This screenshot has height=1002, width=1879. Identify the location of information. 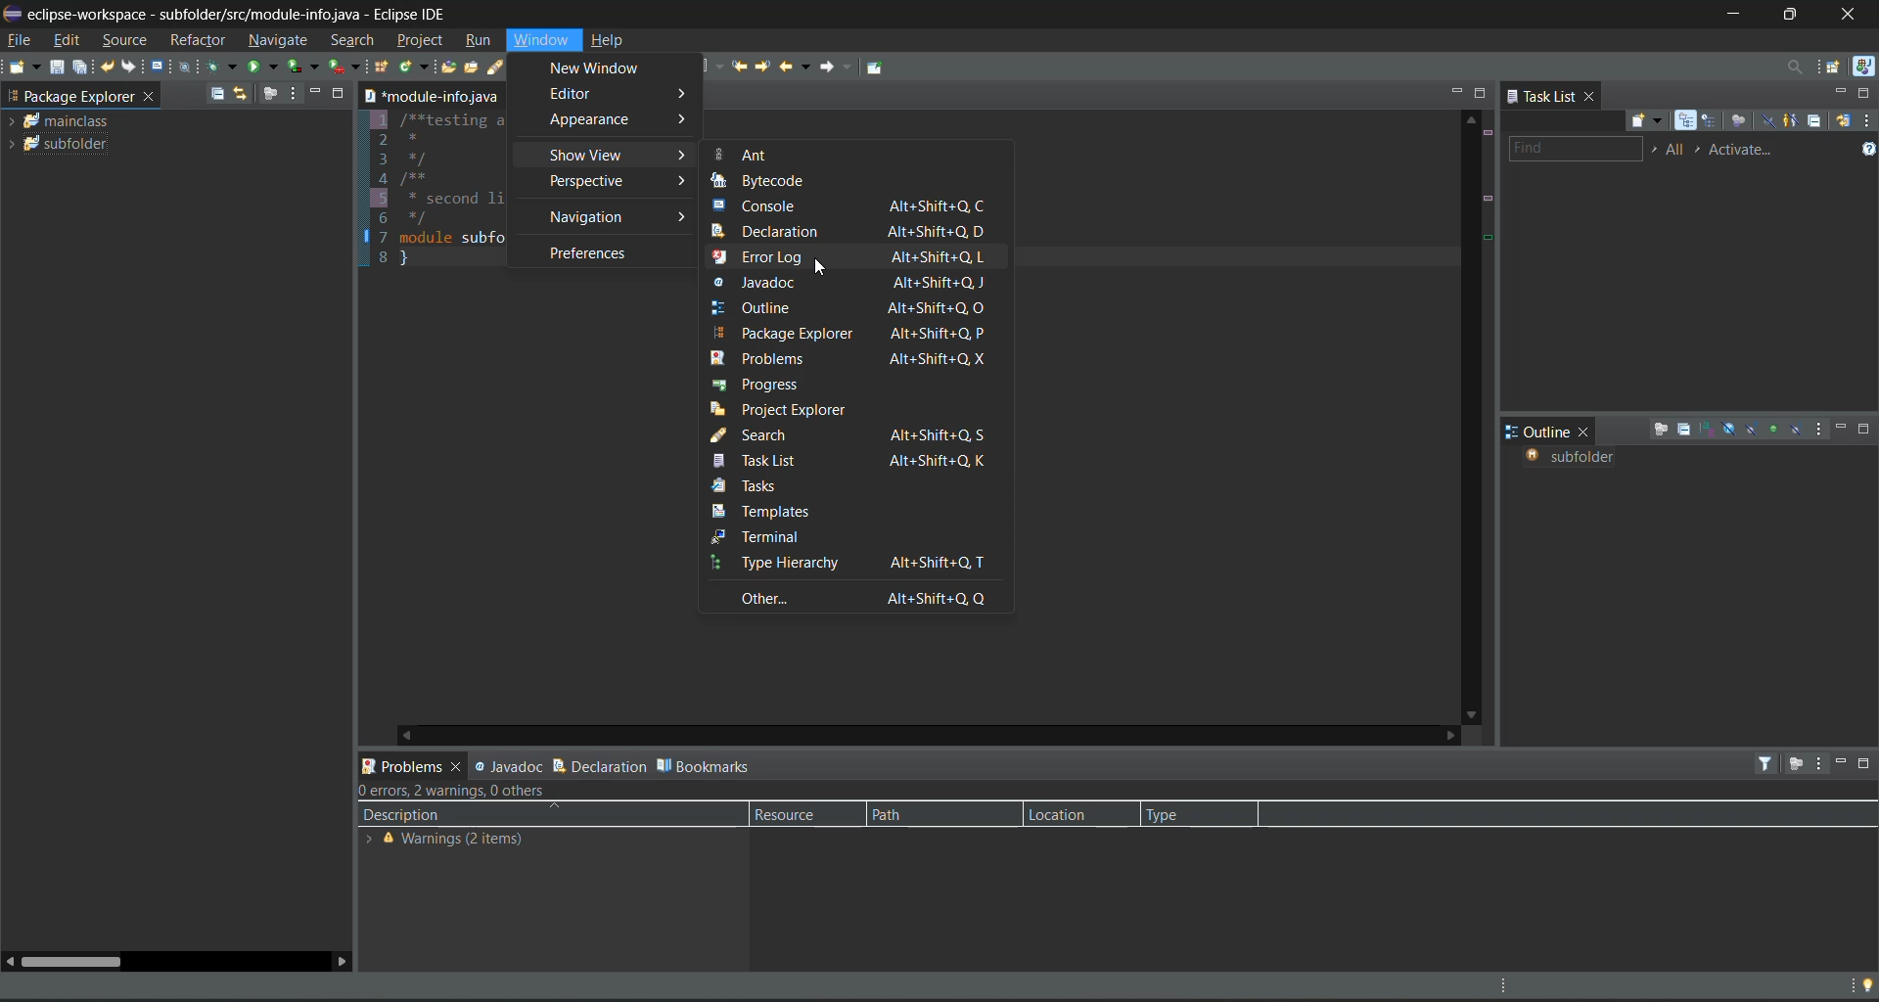
(463, 841).